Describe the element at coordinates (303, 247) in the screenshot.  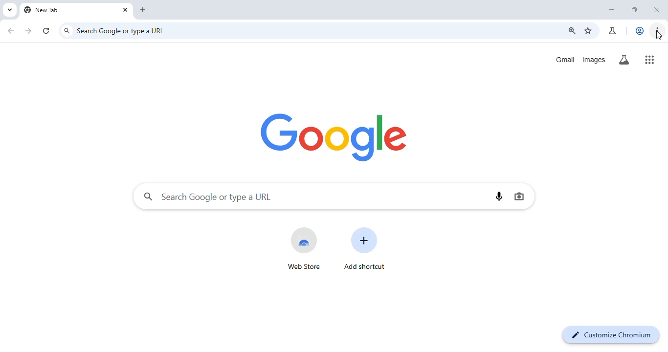
I see `web store` at that location.